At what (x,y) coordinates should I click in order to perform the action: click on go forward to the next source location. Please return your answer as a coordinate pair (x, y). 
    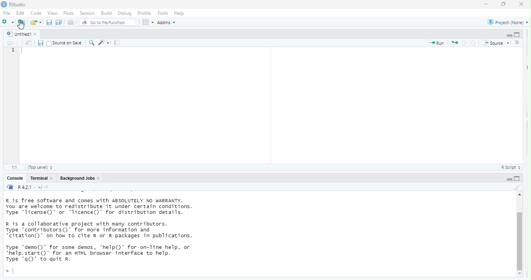
    Looking at the image, I should click on (17, 42).